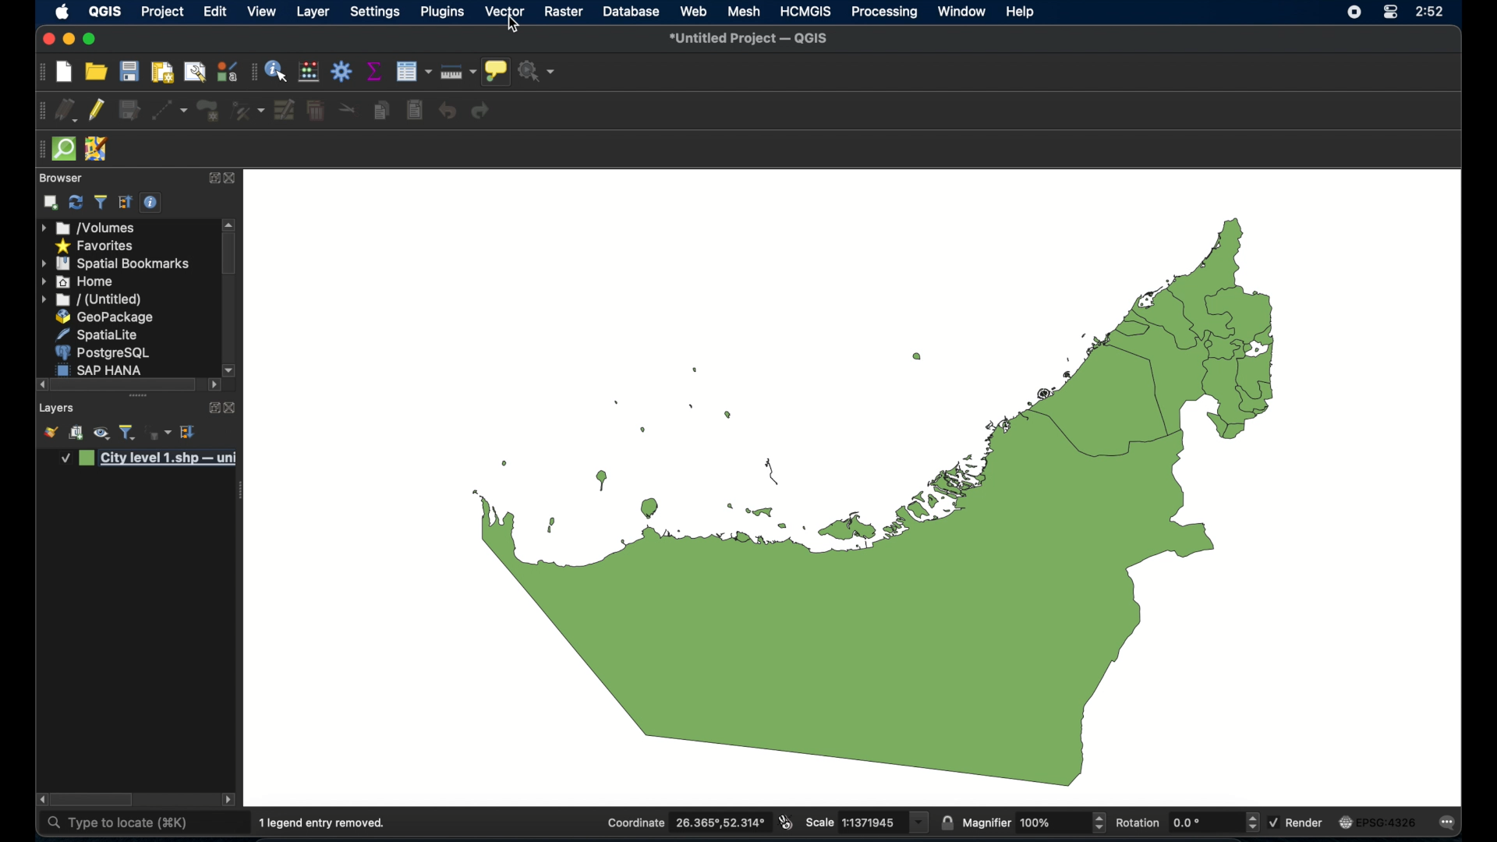 Image resolution: width=1497 pixels, height=842 pixels. Describe the element at coordinates (126, 203) in the screenshot. I see `expand all` at that location.